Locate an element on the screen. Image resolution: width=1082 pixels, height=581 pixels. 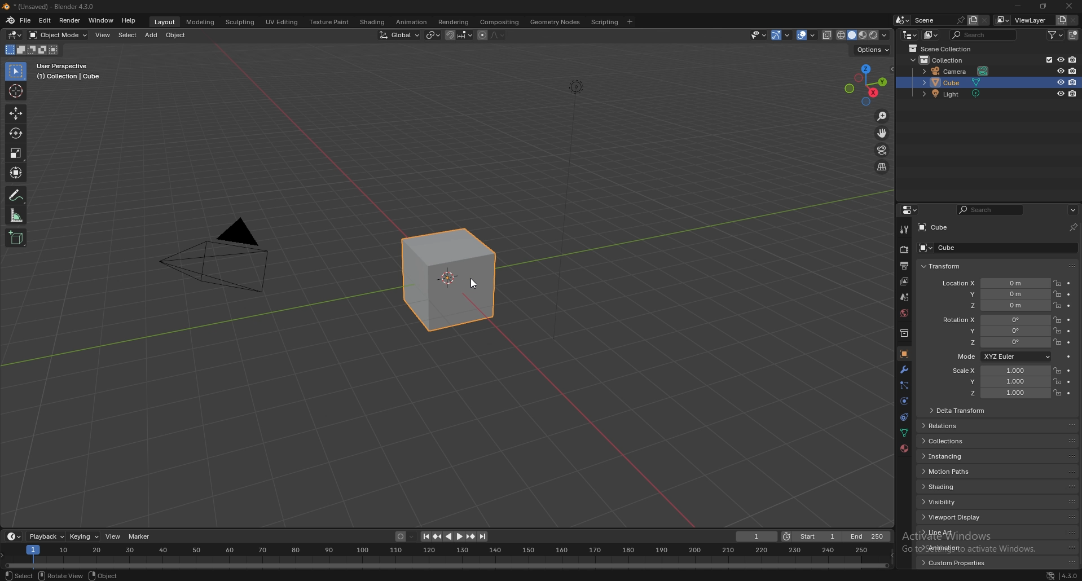
editor is located at coordinates (910, 210).